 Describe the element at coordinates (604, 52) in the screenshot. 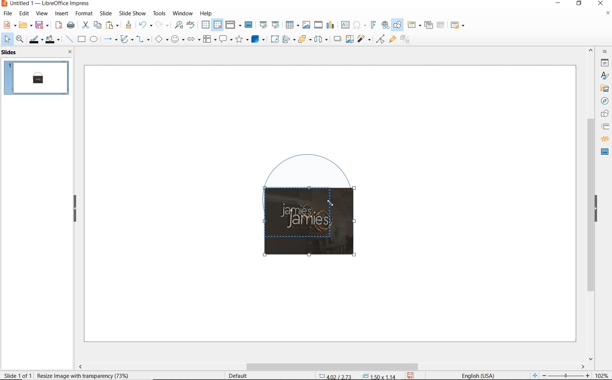

I see `sidebar settings` at that location.